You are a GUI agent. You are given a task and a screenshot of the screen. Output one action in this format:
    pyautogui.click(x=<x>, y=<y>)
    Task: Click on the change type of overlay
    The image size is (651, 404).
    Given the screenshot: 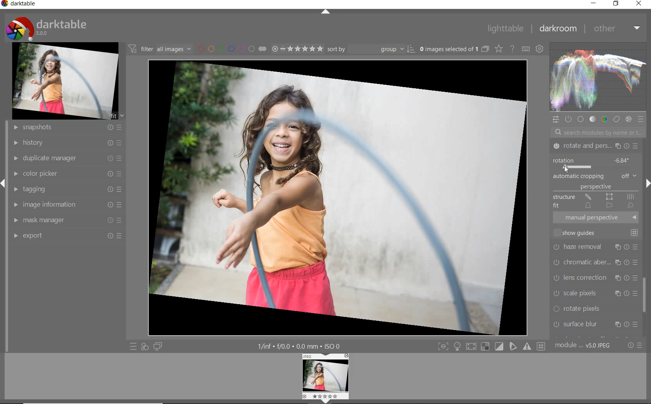 What is the action you would take?
    pyautogui.click(x=499, y=50)
    